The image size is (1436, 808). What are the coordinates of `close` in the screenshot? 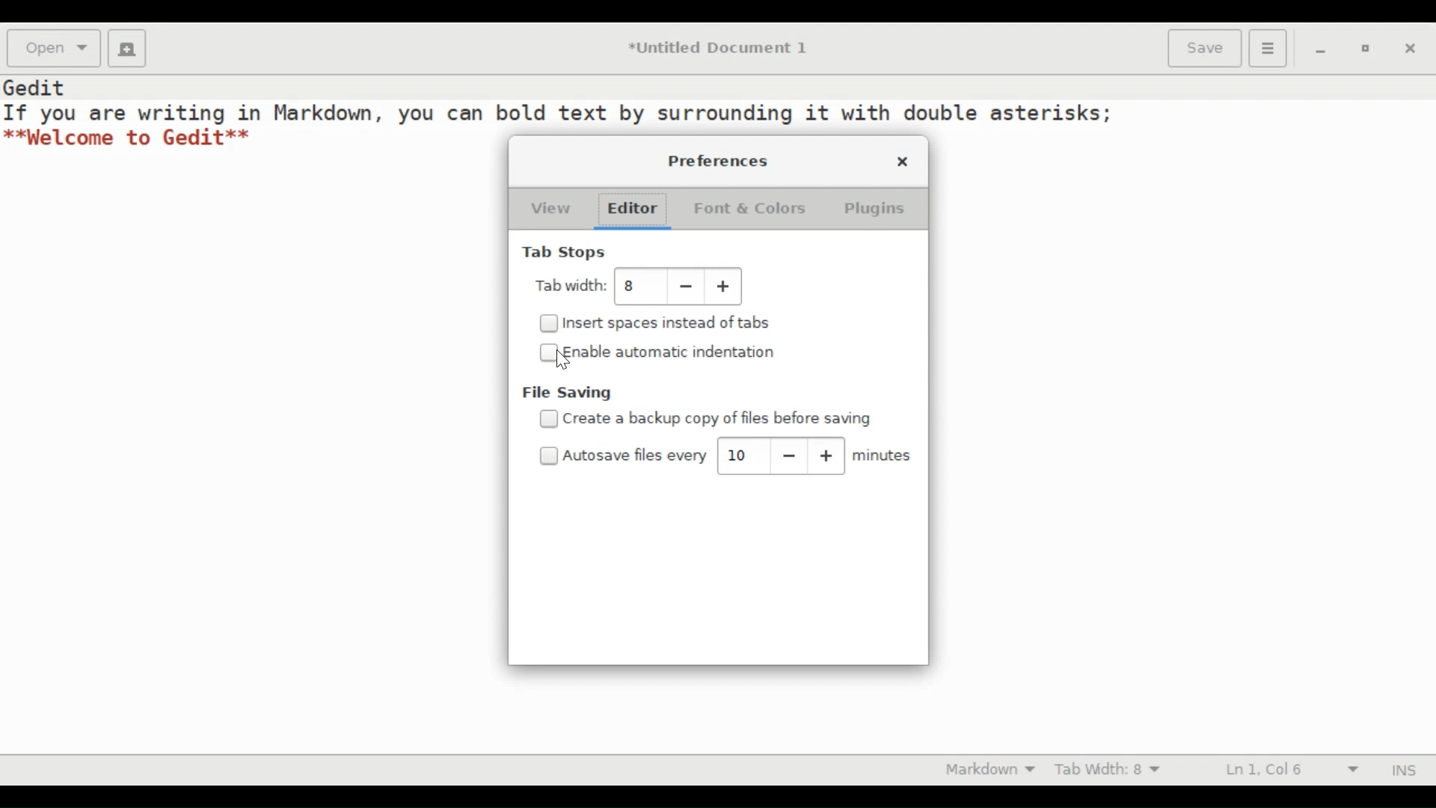 It's located at (1411, 51).